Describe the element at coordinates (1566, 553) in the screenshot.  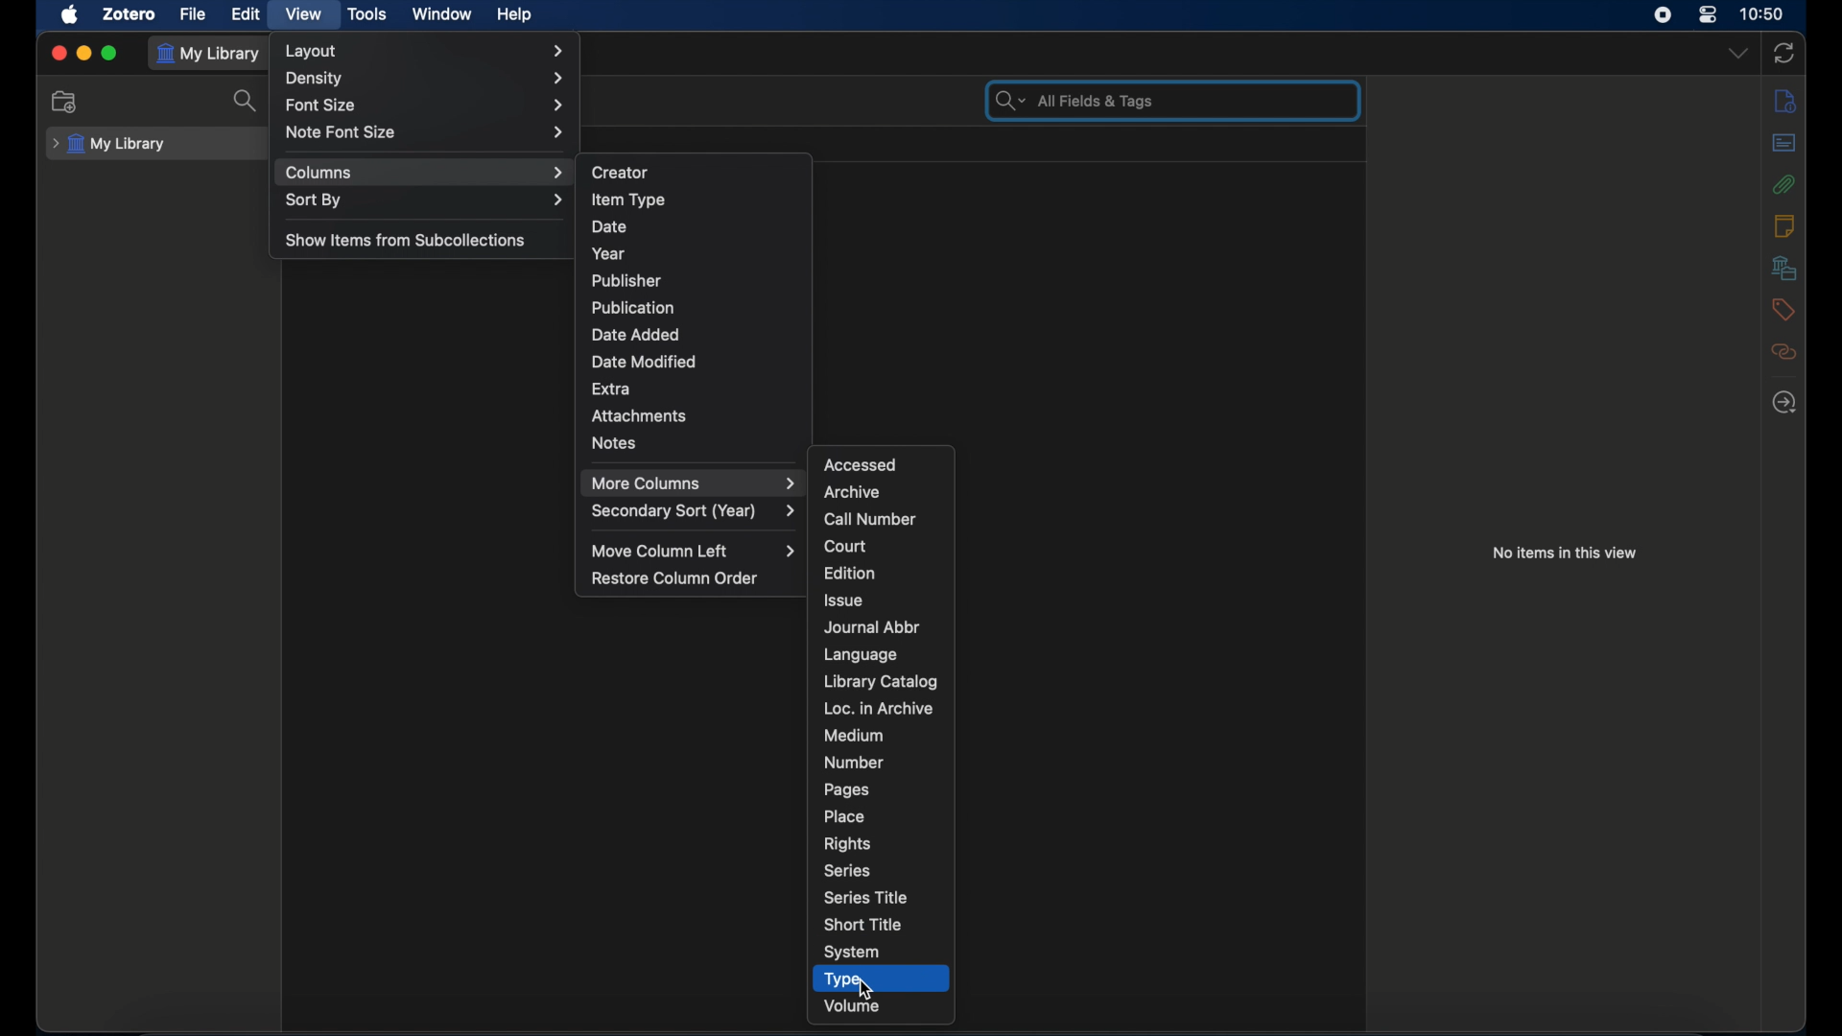
I see `no items in this view` at that location.